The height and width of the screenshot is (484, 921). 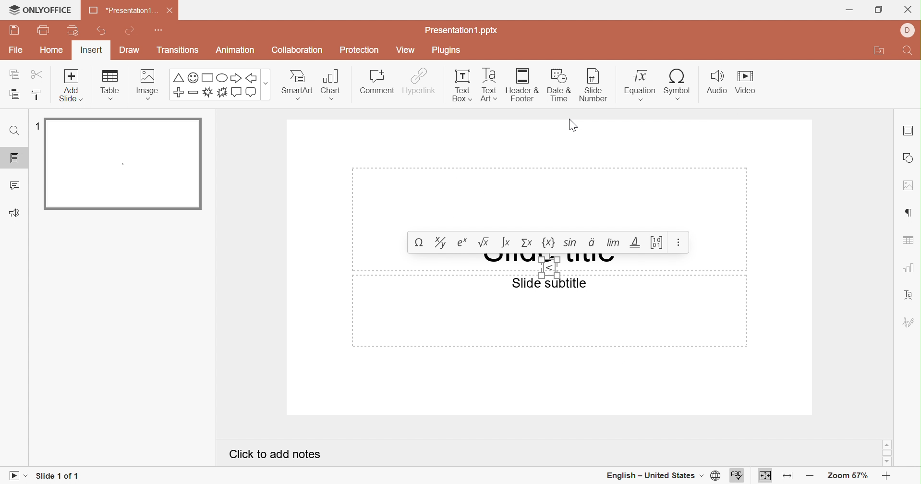 I want to click on English - United States, so click(x=655, y=475).